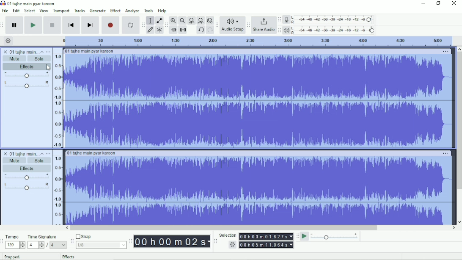 The height and width of the screenshot is (260, 462). What do you see at coordinates (305, 236) in the screenshot?
I see `Play-at-speed` at bounding box center [305, 236].